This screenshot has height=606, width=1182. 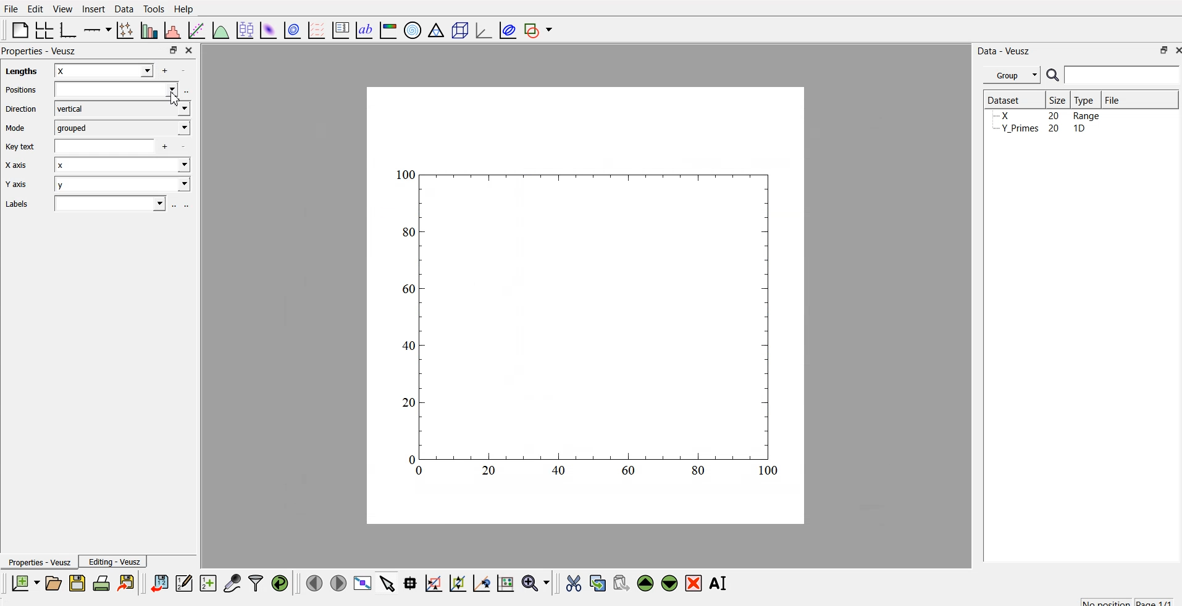 I want to click on Type, so click(x=1087, y=99).